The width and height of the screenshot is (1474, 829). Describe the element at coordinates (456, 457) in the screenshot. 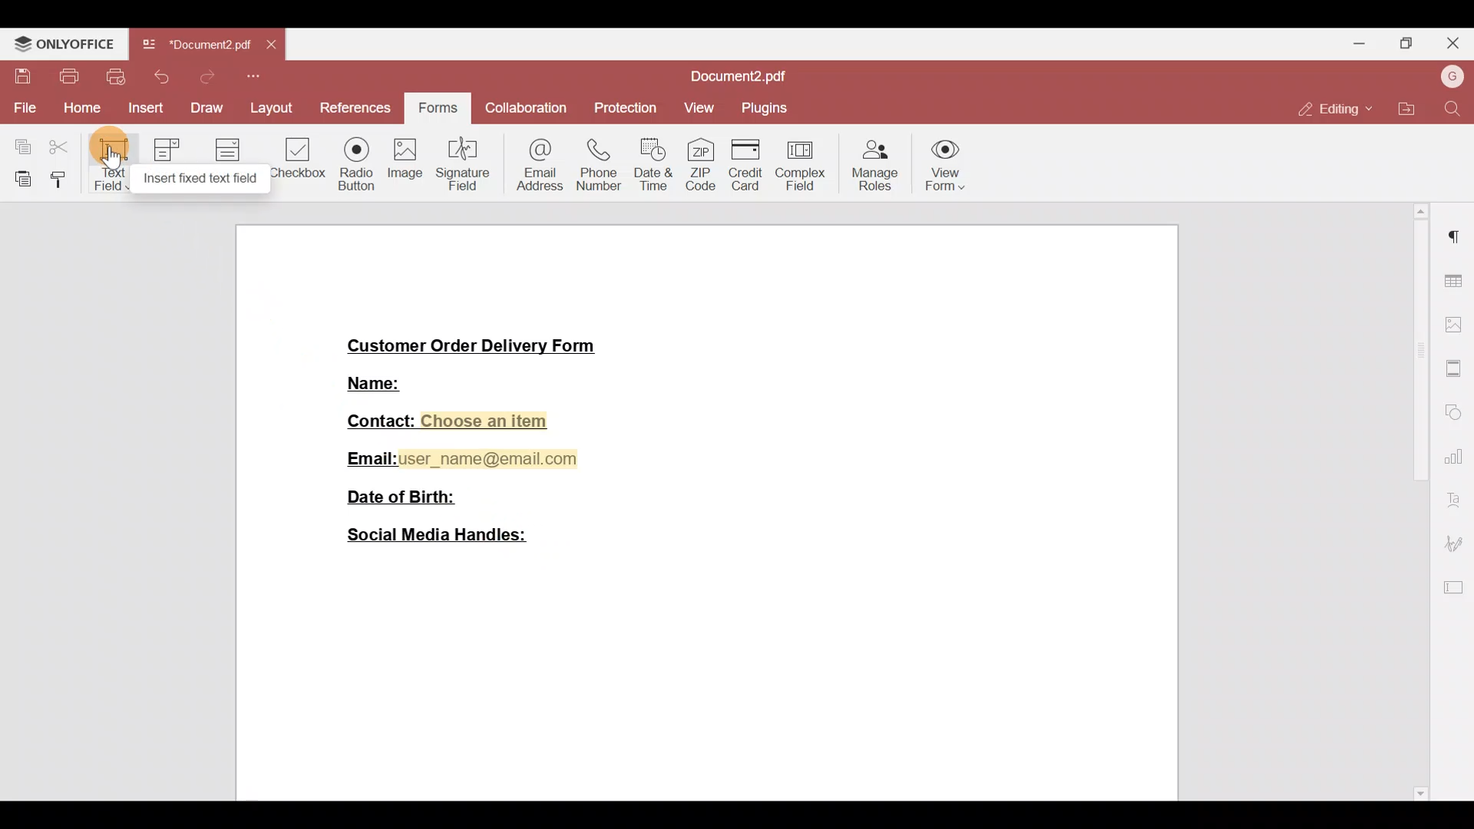

I see `Email:user_name@email.com` at that location.